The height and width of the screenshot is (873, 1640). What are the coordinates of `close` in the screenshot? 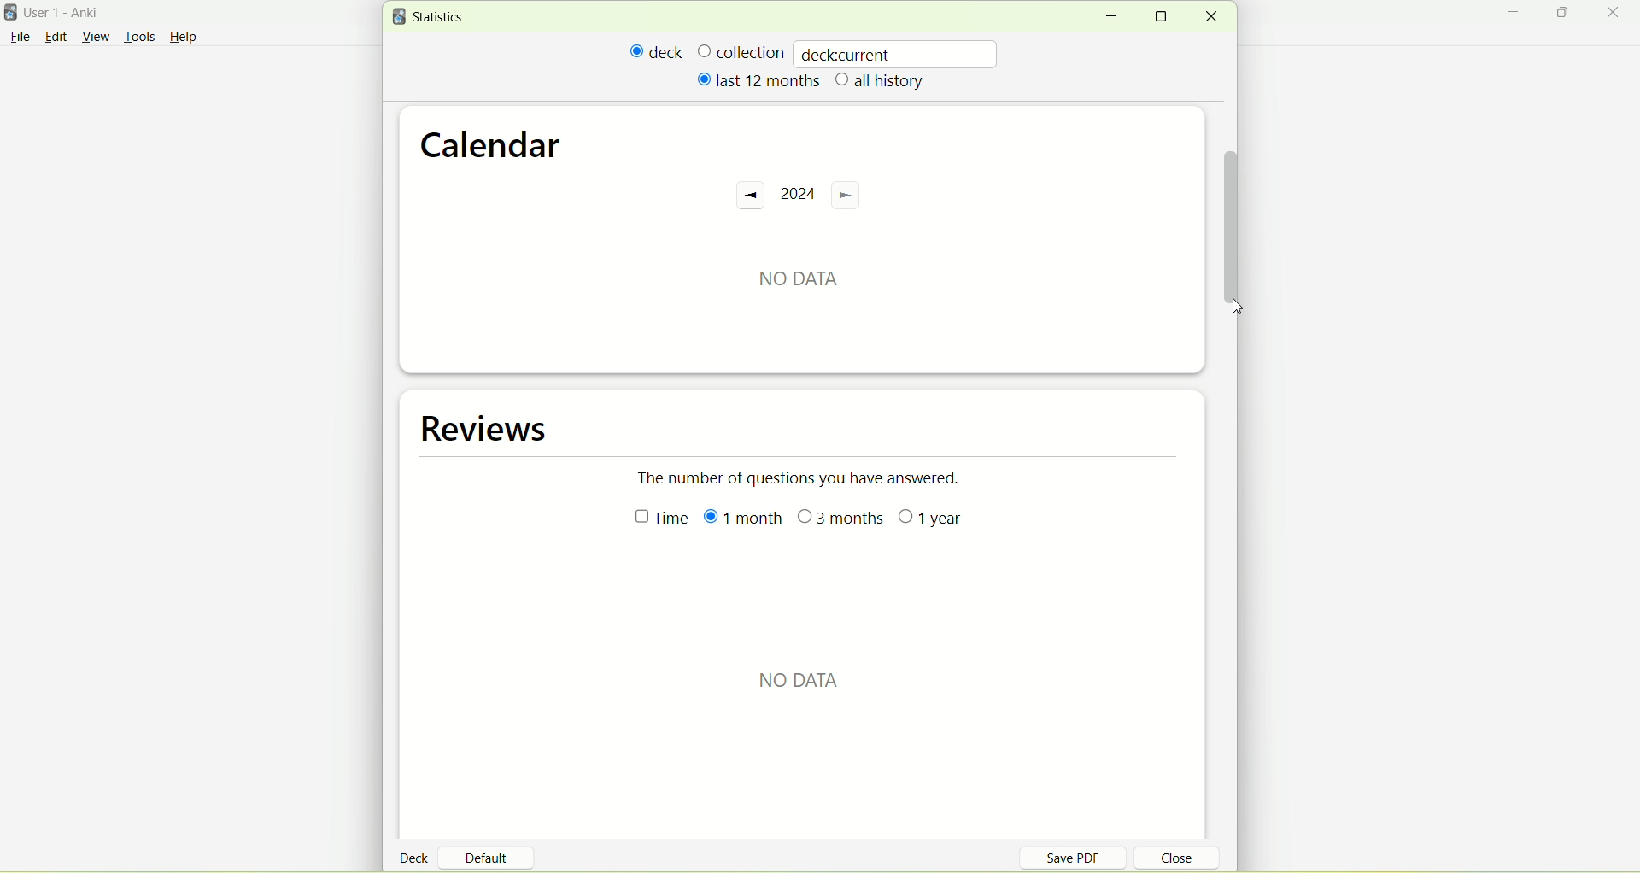 It's located at (1210, 17).